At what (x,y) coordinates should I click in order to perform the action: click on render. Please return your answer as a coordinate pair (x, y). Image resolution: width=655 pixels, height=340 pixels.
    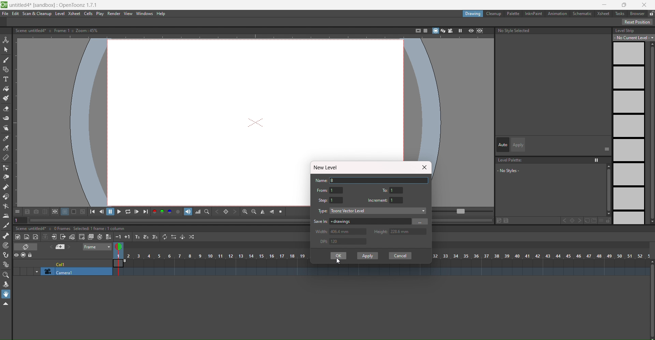
    Looking at the image, I should click on (115, 14).